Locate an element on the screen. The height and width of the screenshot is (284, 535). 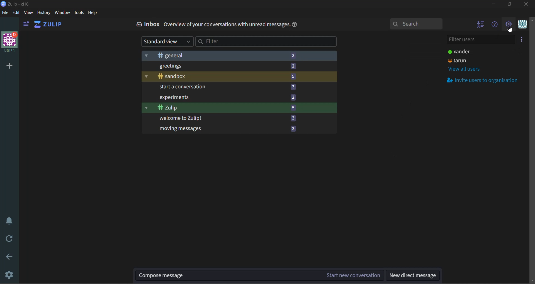
start a conversation is located at coordinates (222, 87).